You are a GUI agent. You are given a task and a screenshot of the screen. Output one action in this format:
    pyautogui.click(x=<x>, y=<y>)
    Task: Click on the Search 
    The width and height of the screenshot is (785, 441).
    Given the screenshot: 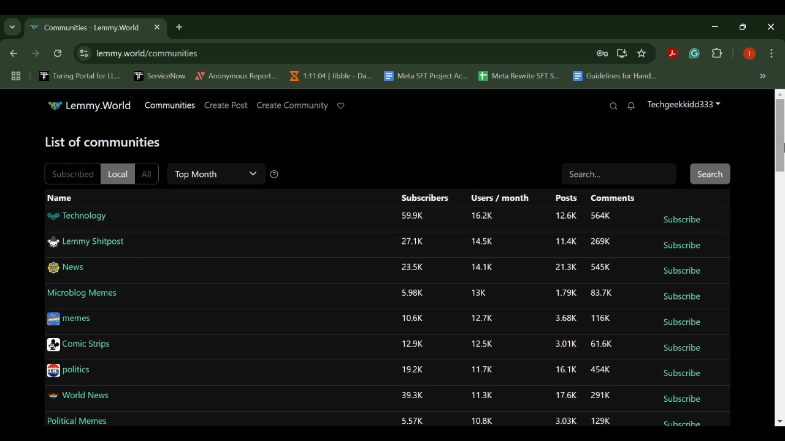 What is the action you would take?
    pyautogui.click(x=613, y=106)
    